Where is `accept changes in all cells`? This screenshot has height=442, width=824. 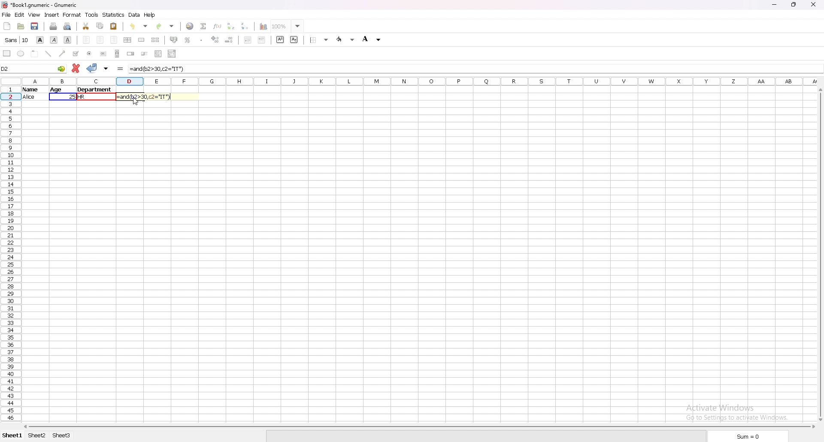
accept changes in all cells is located at coordinates (106, 69).